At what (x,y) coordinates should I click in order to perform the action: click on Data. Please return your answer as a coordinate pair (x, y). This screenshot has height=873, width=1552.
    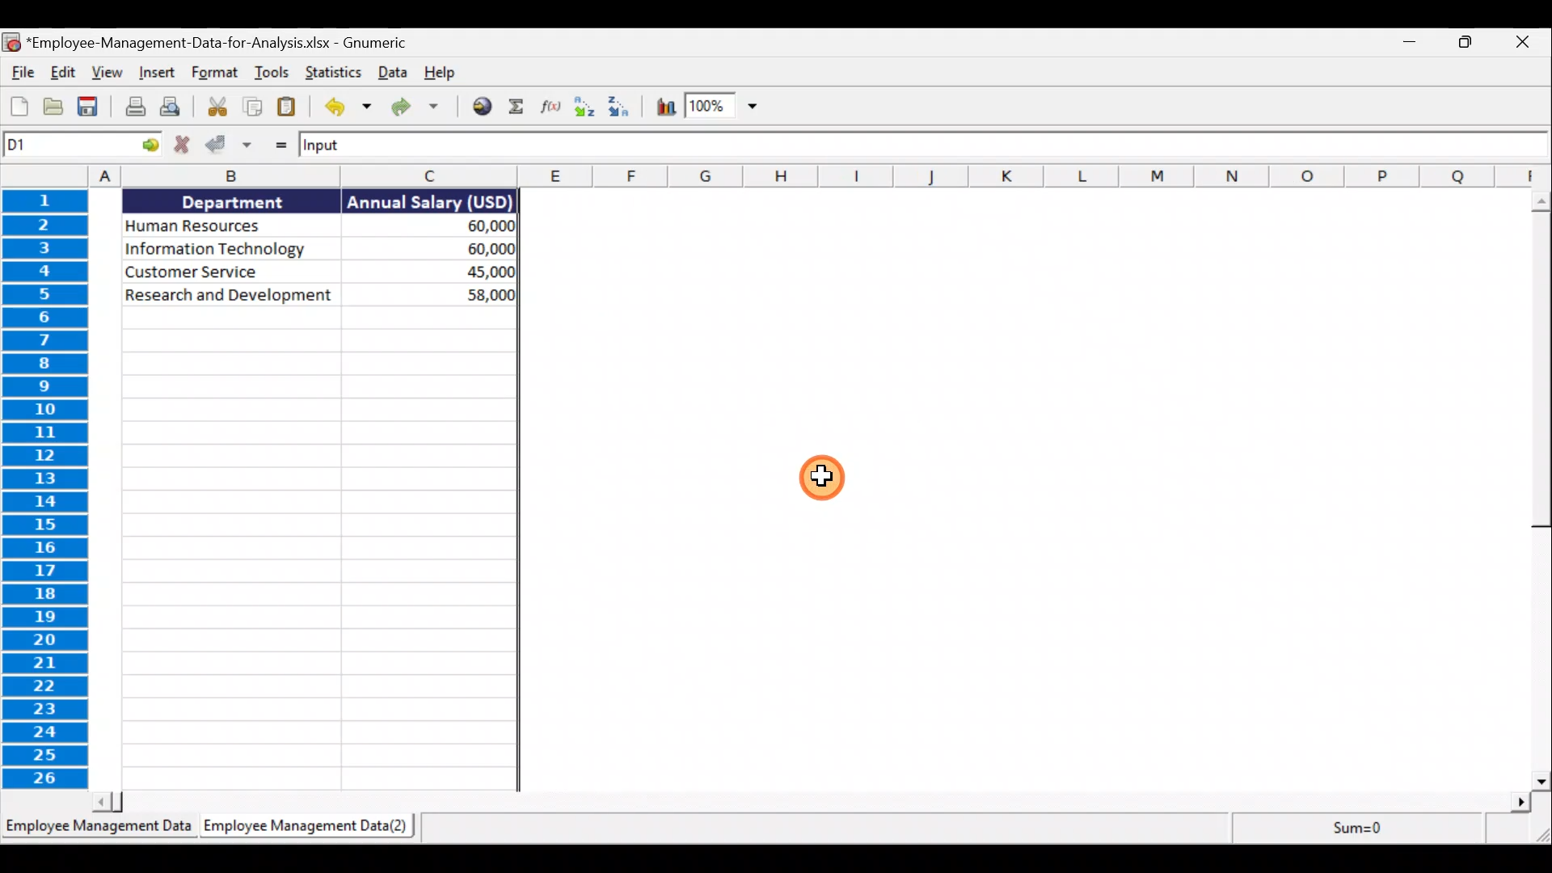
    Looking at the image, I should click on (392, 70).